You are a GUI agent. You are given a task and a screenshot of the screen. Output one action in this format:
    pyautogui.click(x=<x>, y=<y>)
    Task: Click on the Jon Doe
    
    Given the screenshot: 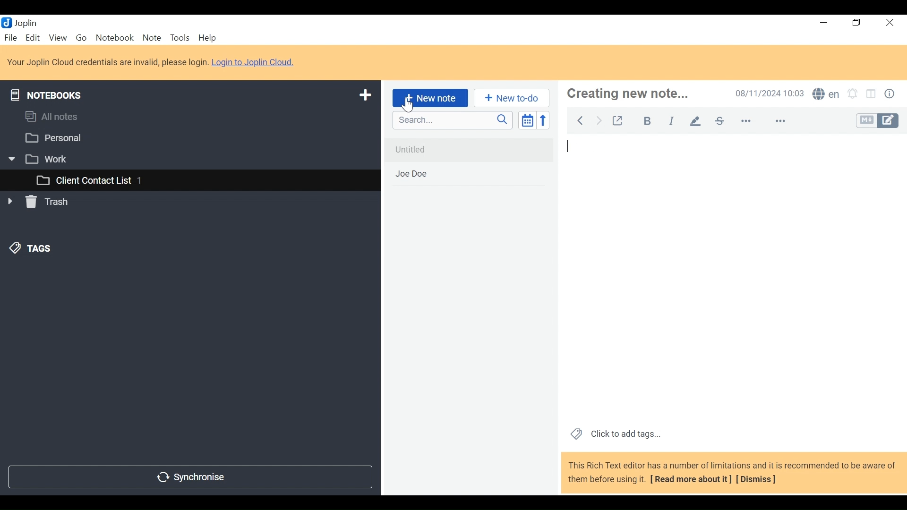 What is the action you would take?
    pyautogui.click(x=468, y=174)
    